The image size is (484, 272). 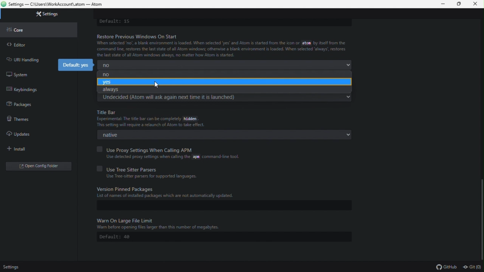 What do you see at coordinates (222, 224) in the screenshot?
I see `‘Warn On Large File Limit Warn before opening files larger than this number of megabytes.` at bounding box center [222, 224].